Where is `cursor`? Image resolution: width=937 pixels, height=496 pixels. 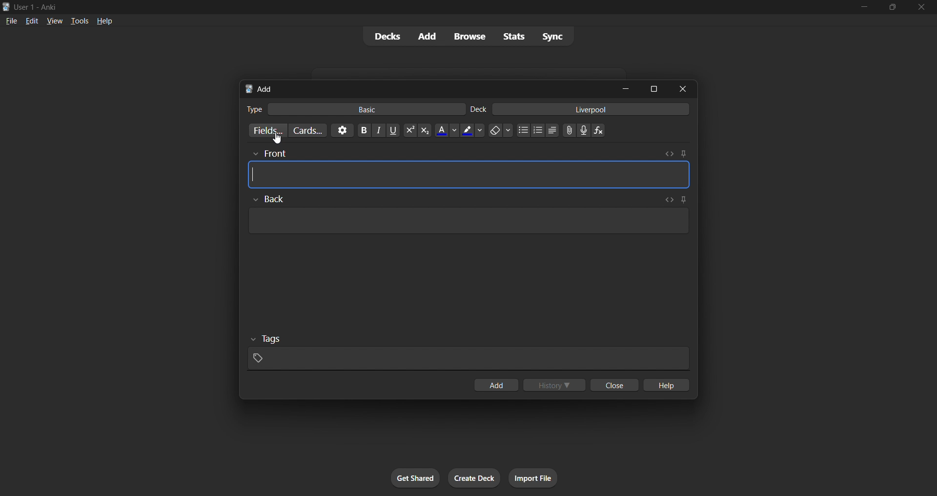 cursor is located at coordinates (278, 139).